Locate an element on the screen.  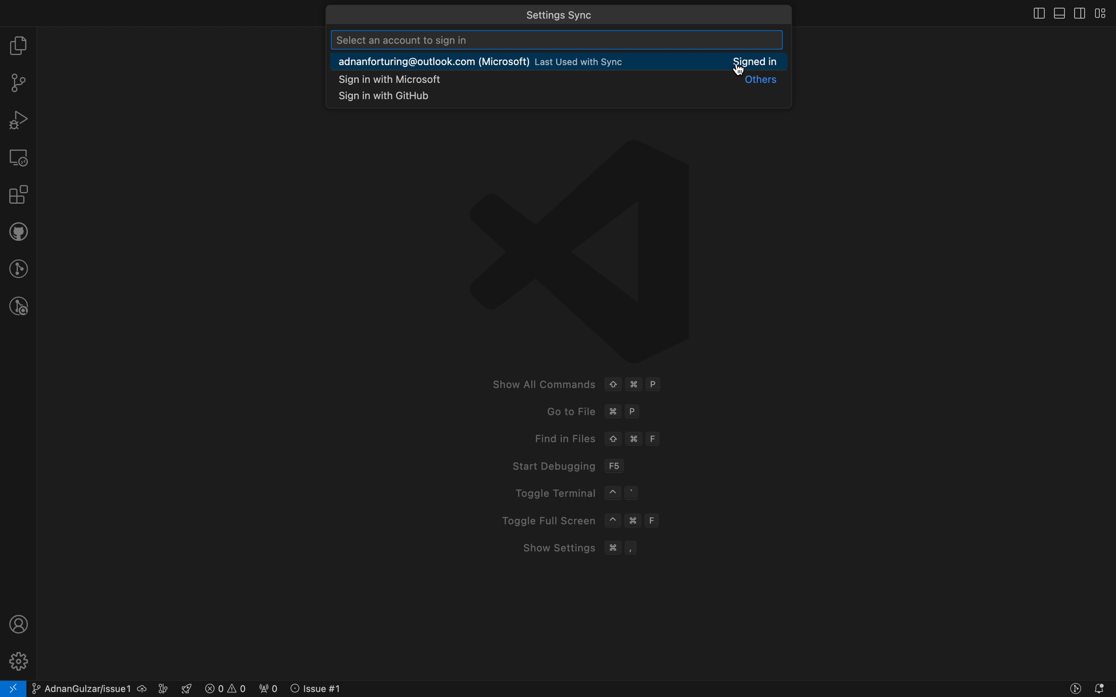
welcome screen is located at coordinates (581, 444).